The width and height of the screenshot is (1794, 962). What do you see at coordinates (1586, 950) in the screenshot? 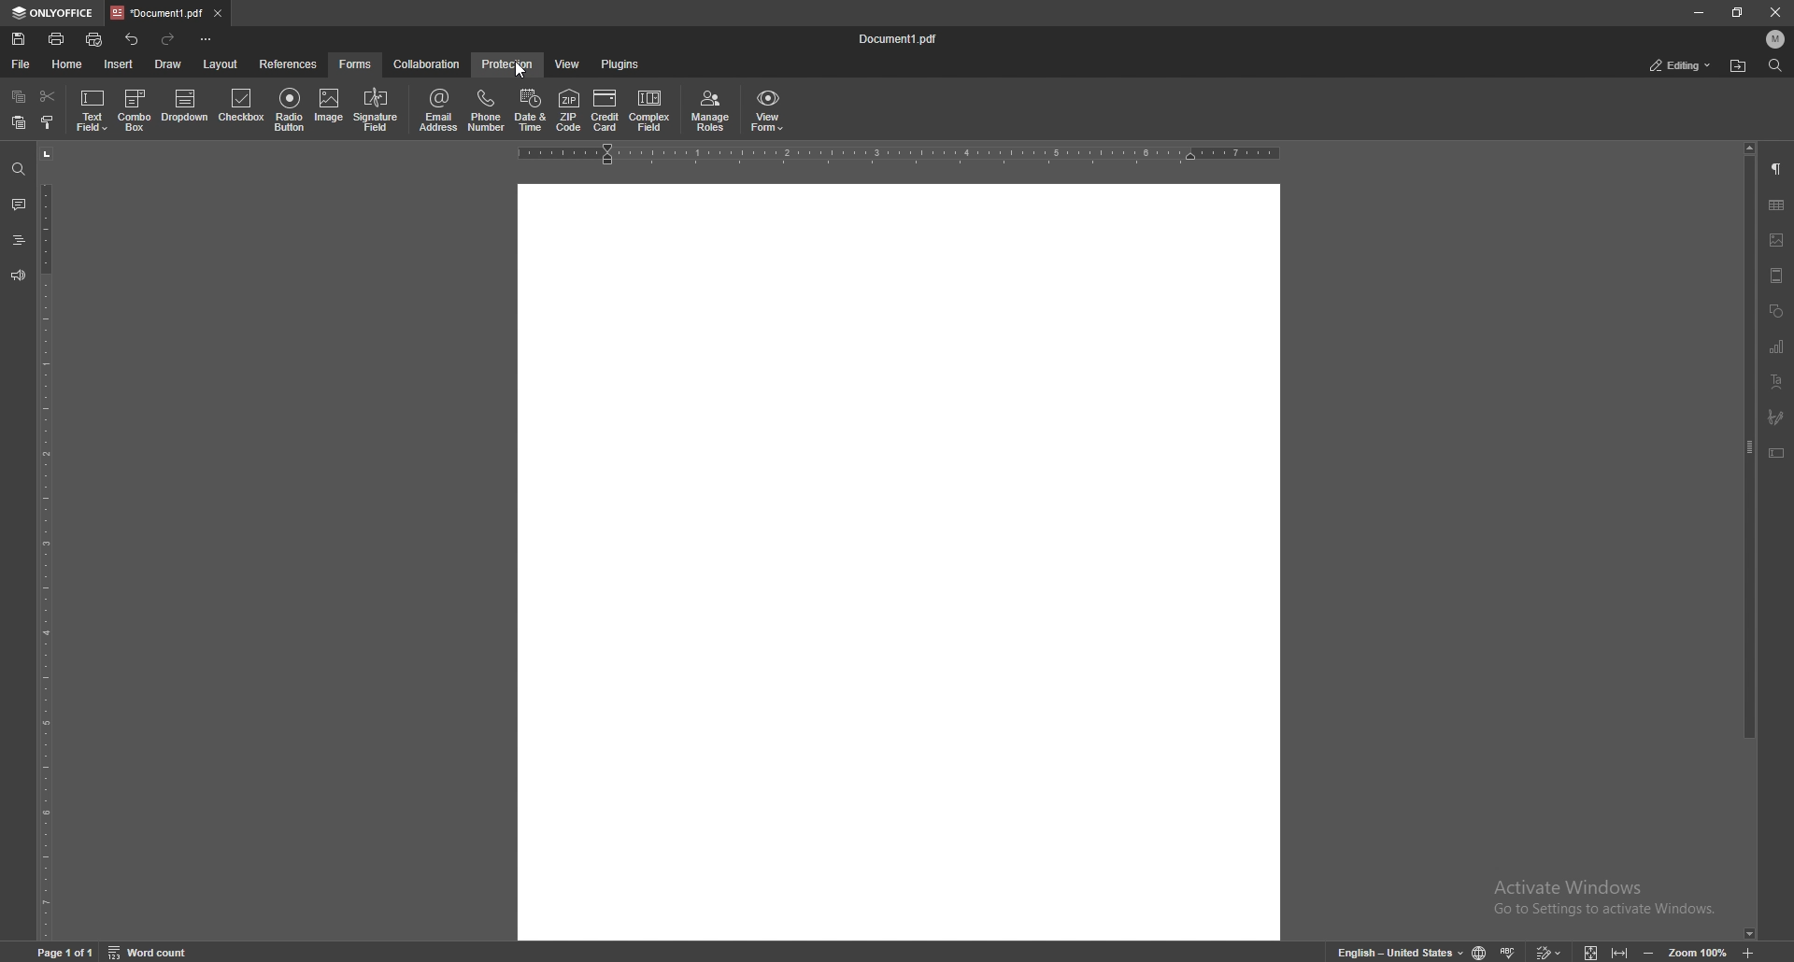
I see `fit to screen` at bounding box center [1586, 950].